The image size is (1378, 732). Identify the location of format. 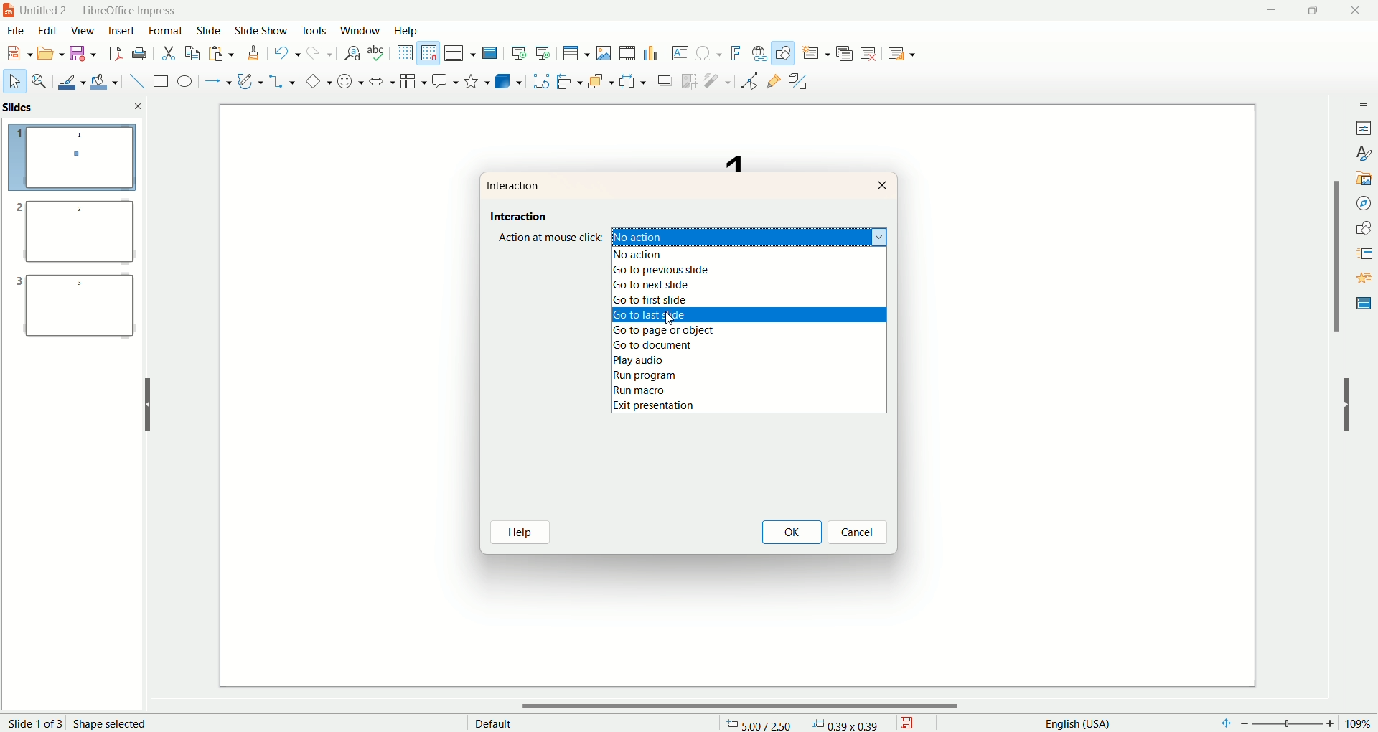
(167, 29).